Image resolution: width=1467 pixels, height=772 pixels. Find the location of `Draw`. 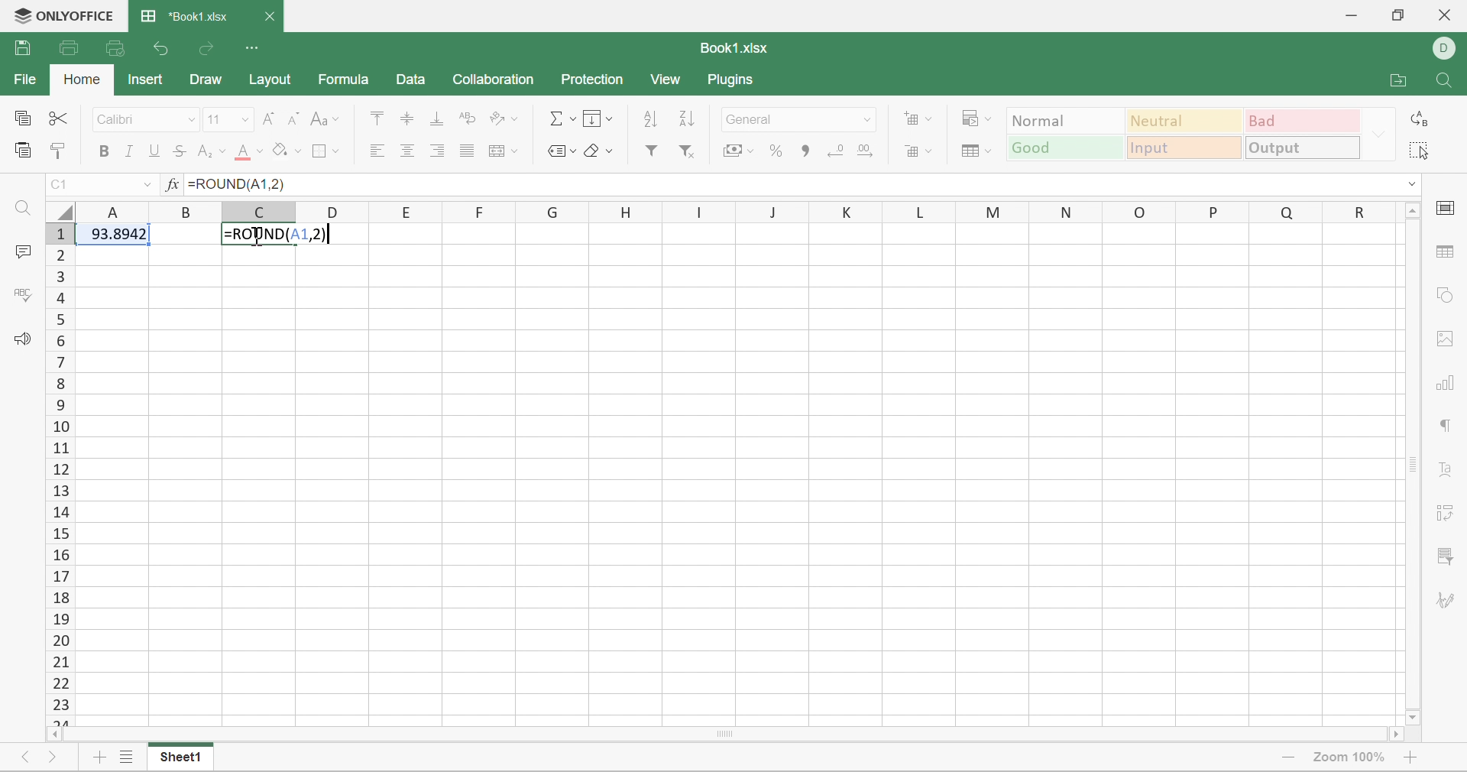

Draw is located at coordinates (205, 78).